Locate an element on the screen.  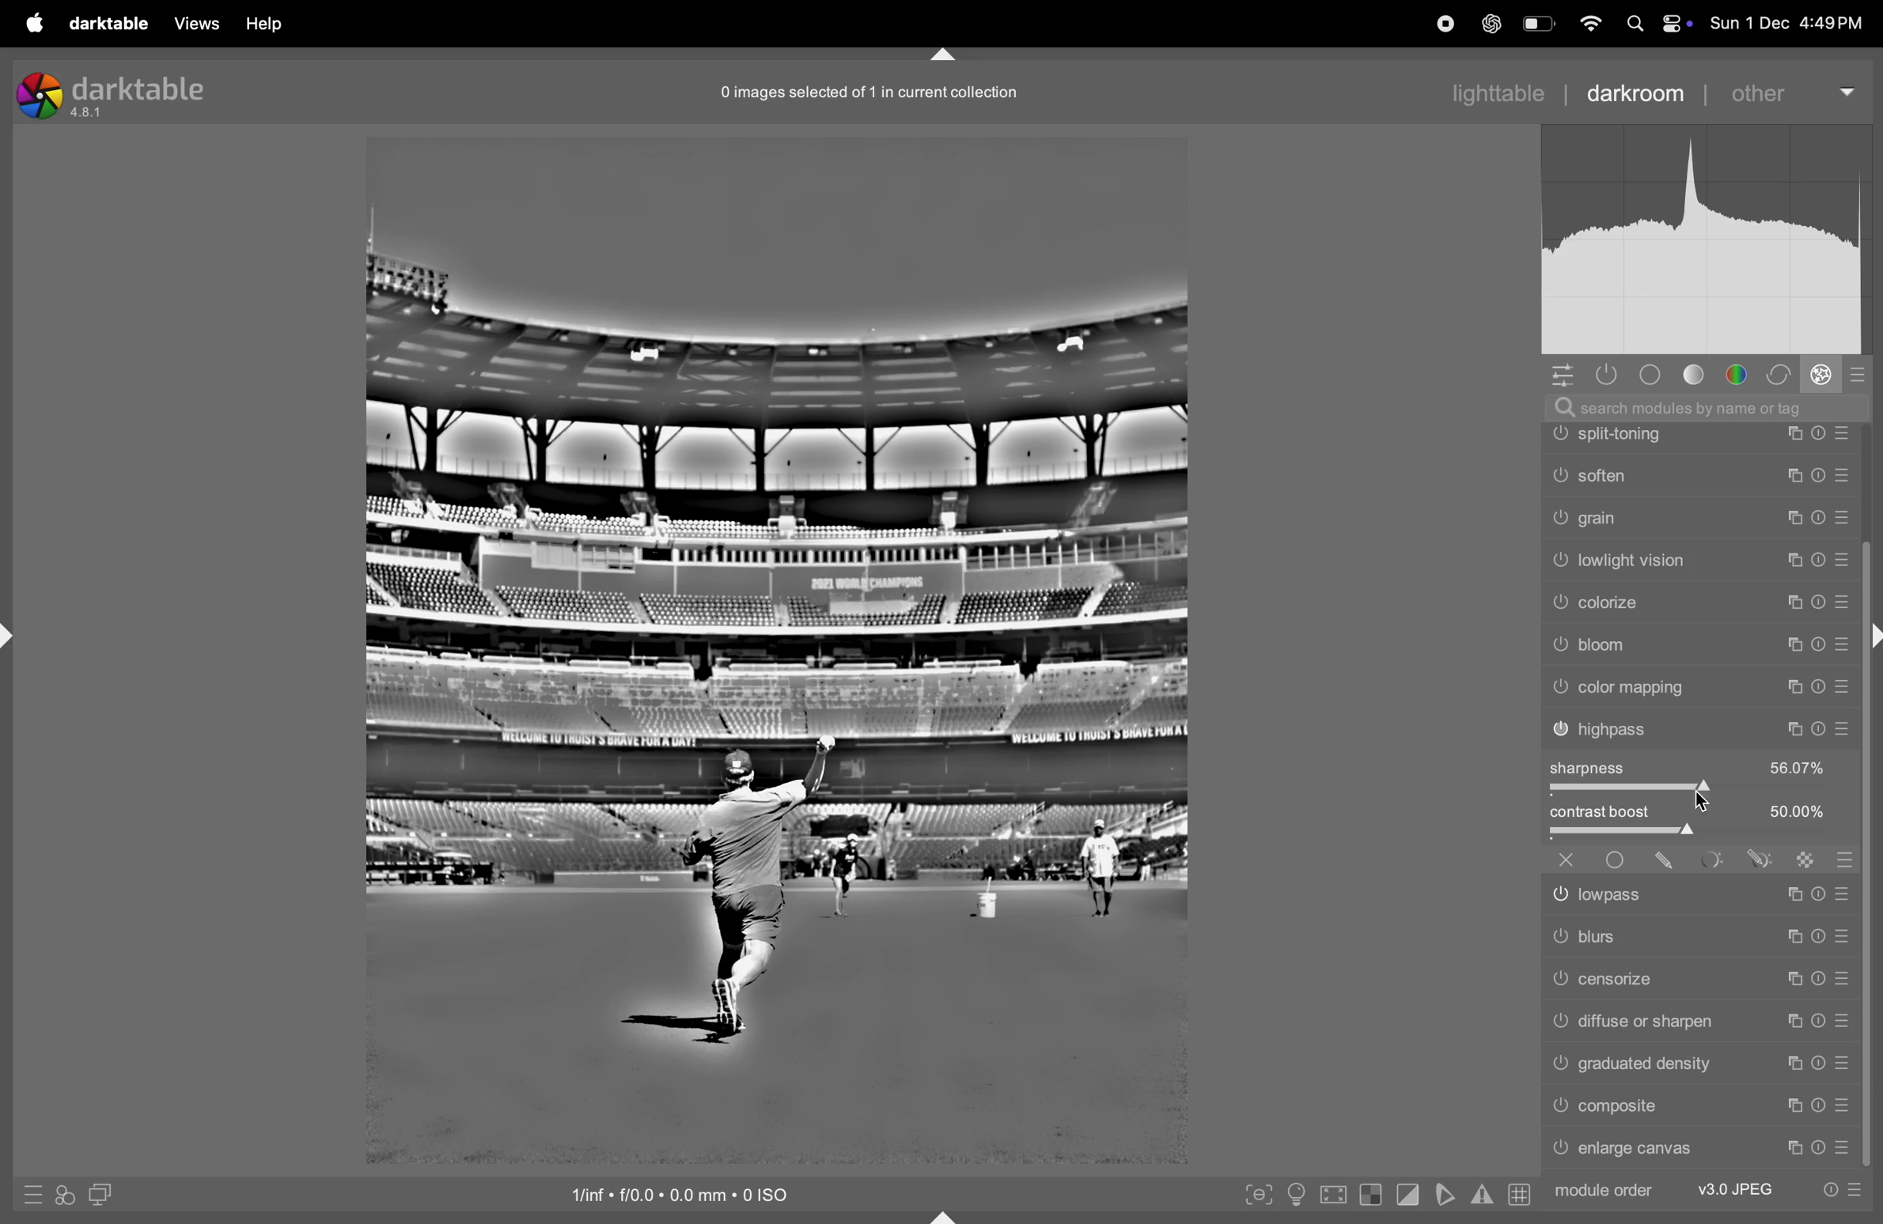
scrolling is located at coordinates (1699, 561).